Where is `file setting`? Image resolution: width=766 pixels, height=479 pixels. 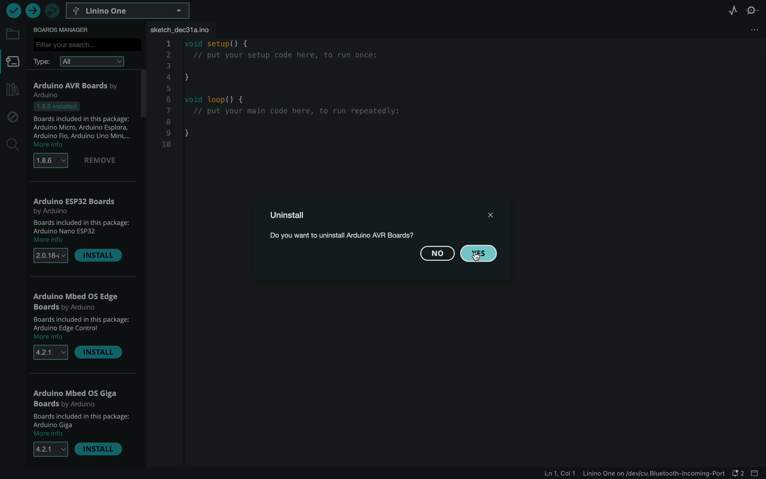 file setting is located at coordinates (748, 30).